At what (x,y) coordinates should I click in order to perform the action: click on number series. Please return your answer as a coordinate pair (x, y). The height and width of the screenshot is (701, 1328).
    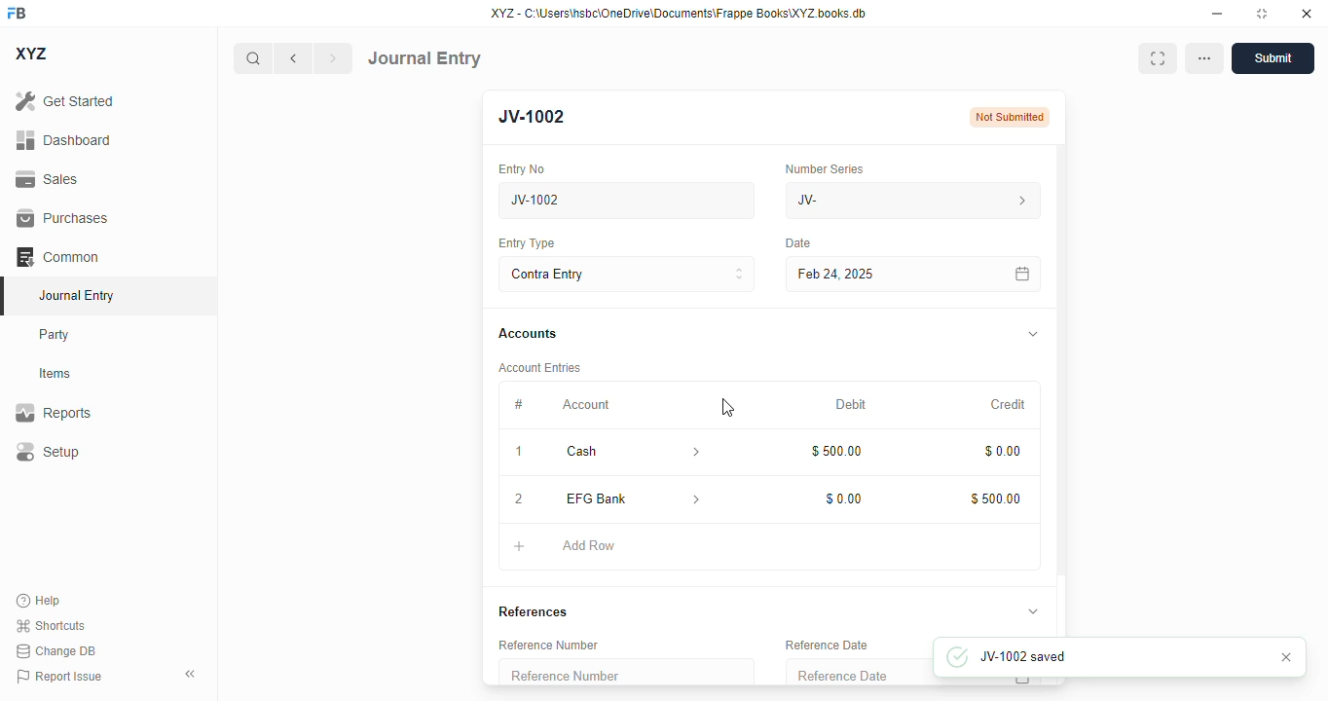
    Looking at the image, I should click on (827, 168).